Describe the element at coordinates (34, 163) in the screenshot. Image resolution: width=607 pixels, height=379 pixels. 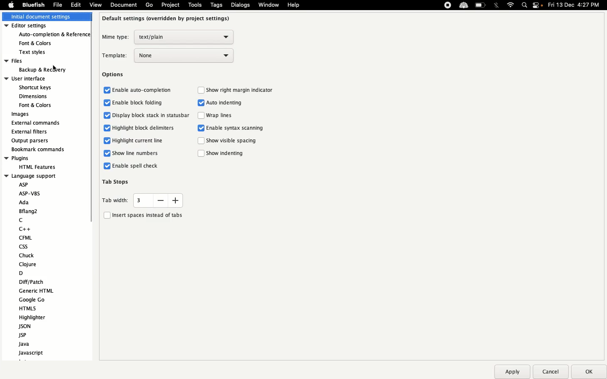
I see `Plugins ` at that location.